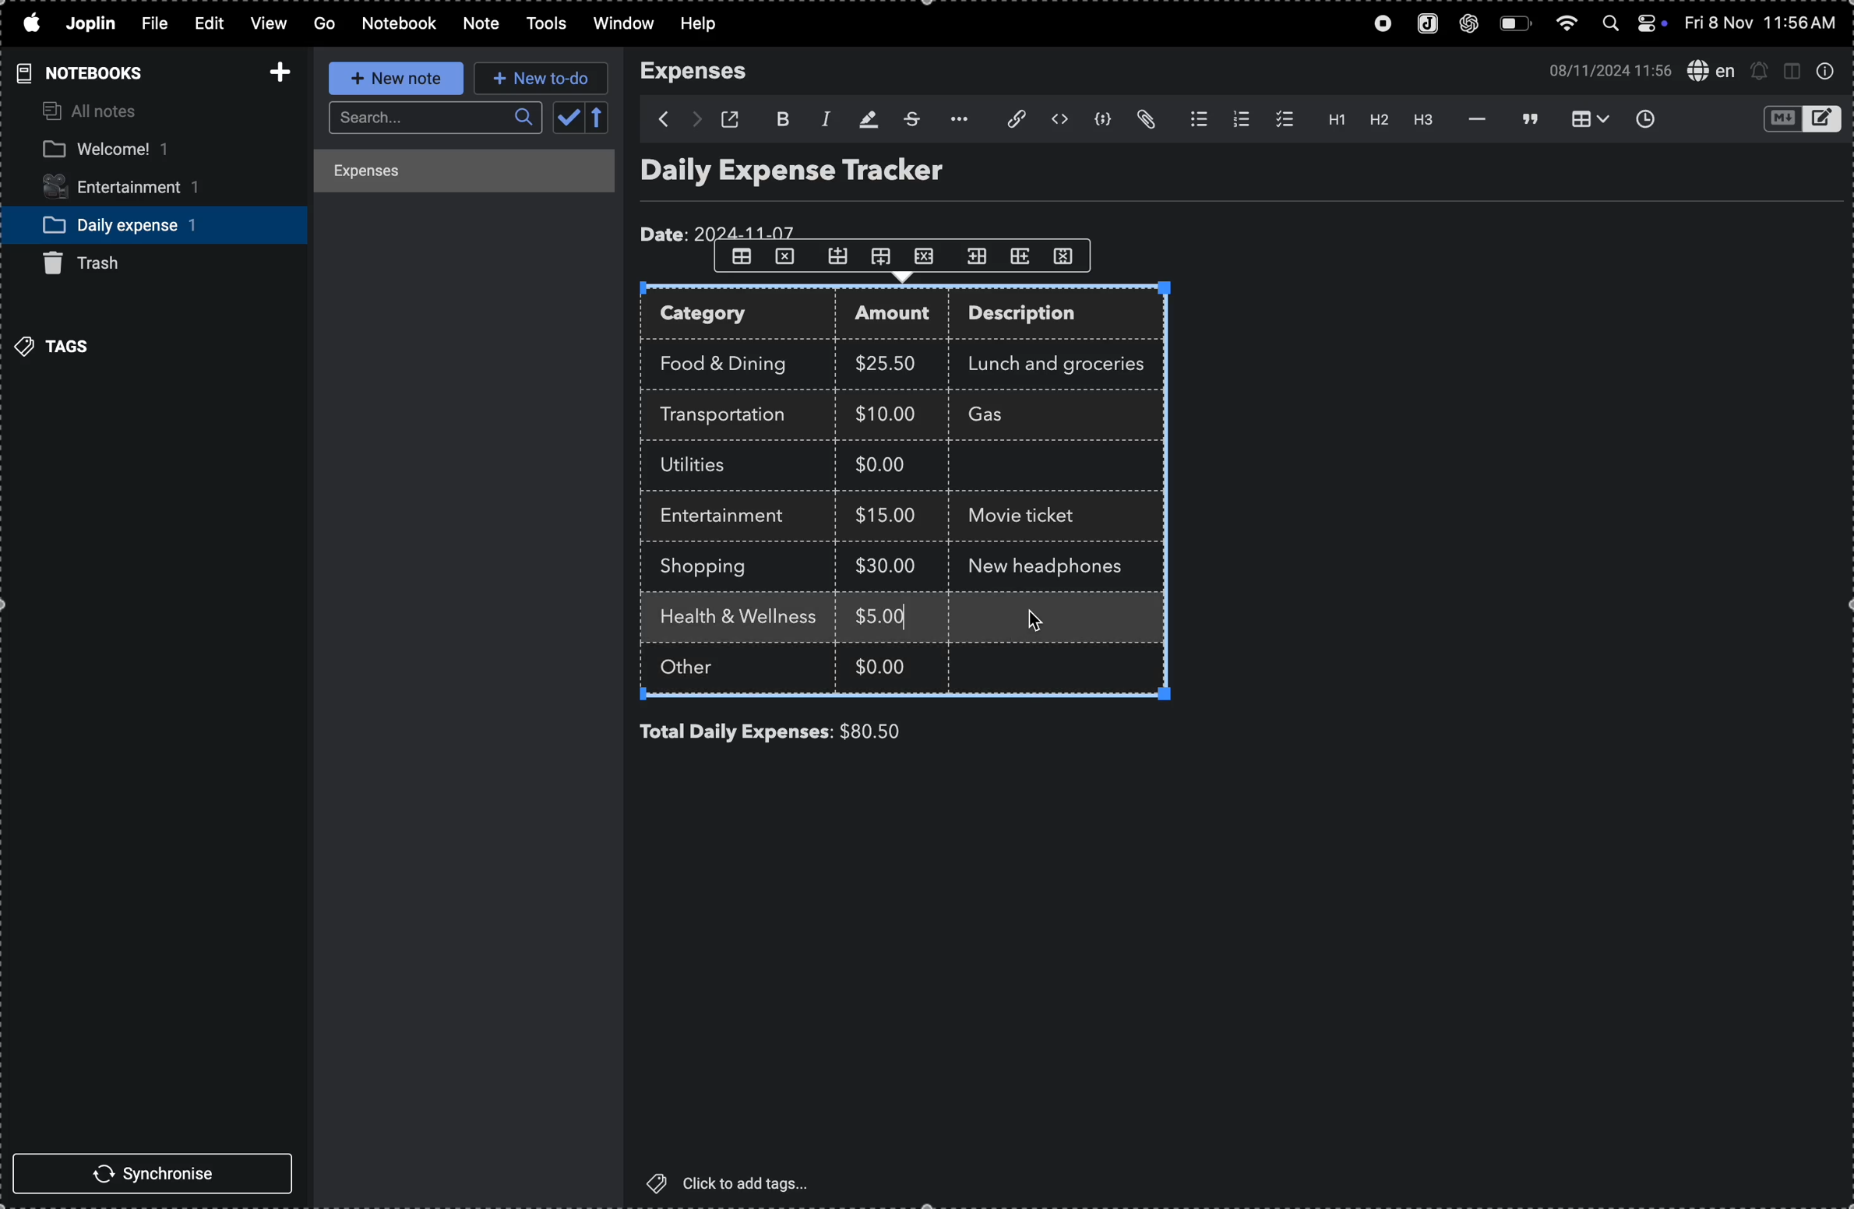 The height and width of the screenshot is (1209, 1854). What do you see at coordinates (735, 119) in the screenshot?
I see `open window` at bounding box center [735, 119].